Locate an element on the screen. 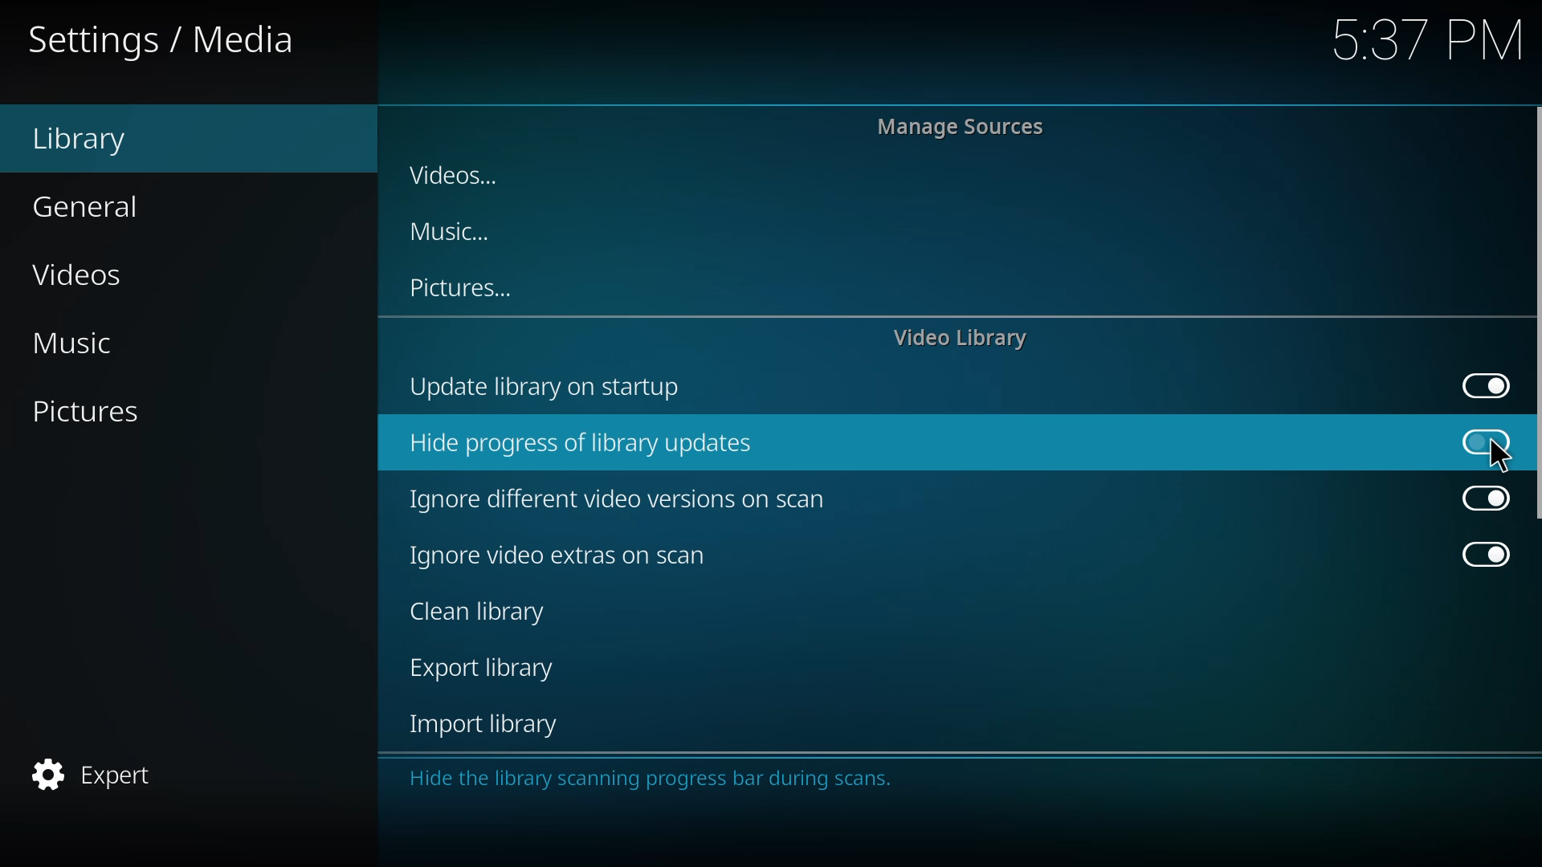 This screenshot has height=867, width=1542. 5:37 PM is located at coordinates (1418, 45).